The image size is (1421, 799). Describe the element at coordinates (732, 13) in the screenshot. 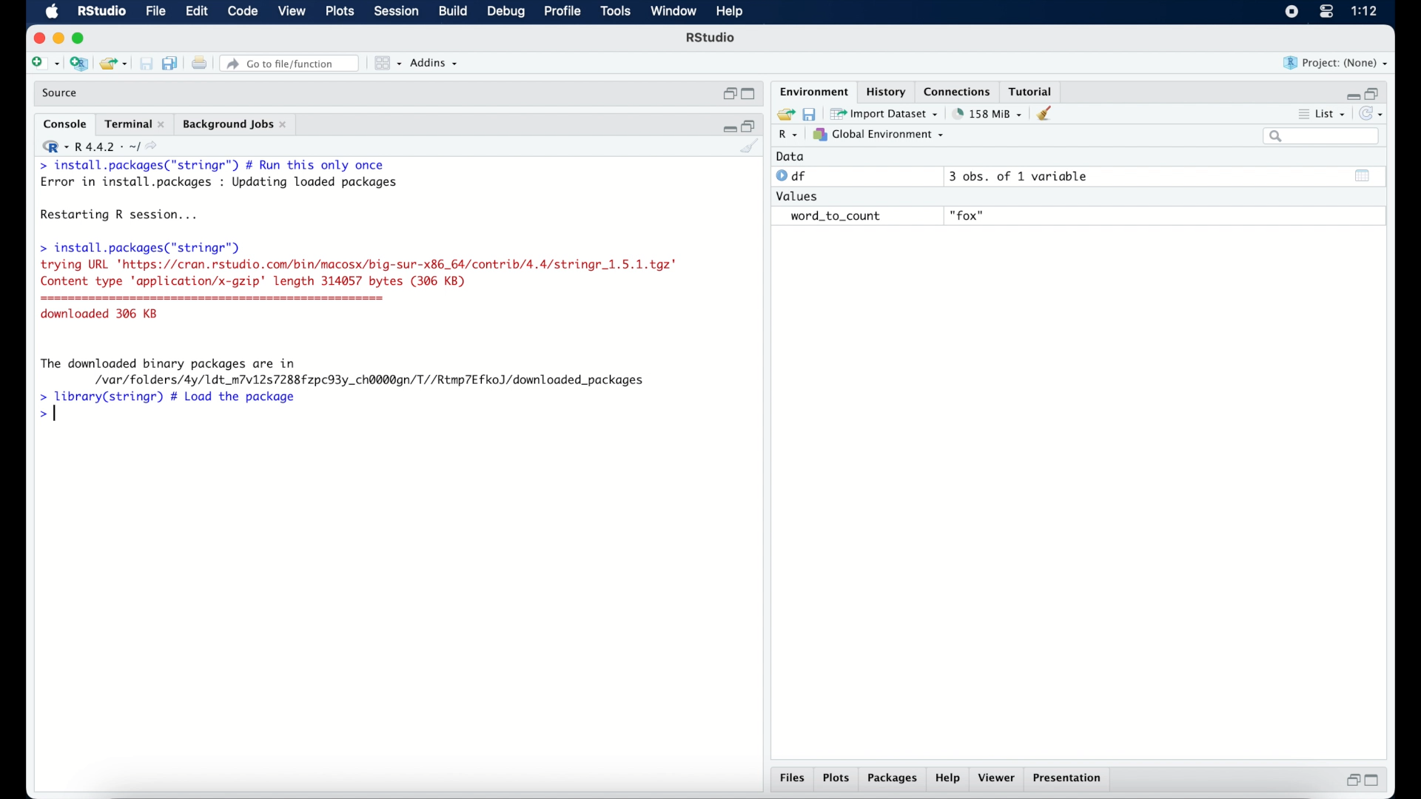

I see `help` at that location.